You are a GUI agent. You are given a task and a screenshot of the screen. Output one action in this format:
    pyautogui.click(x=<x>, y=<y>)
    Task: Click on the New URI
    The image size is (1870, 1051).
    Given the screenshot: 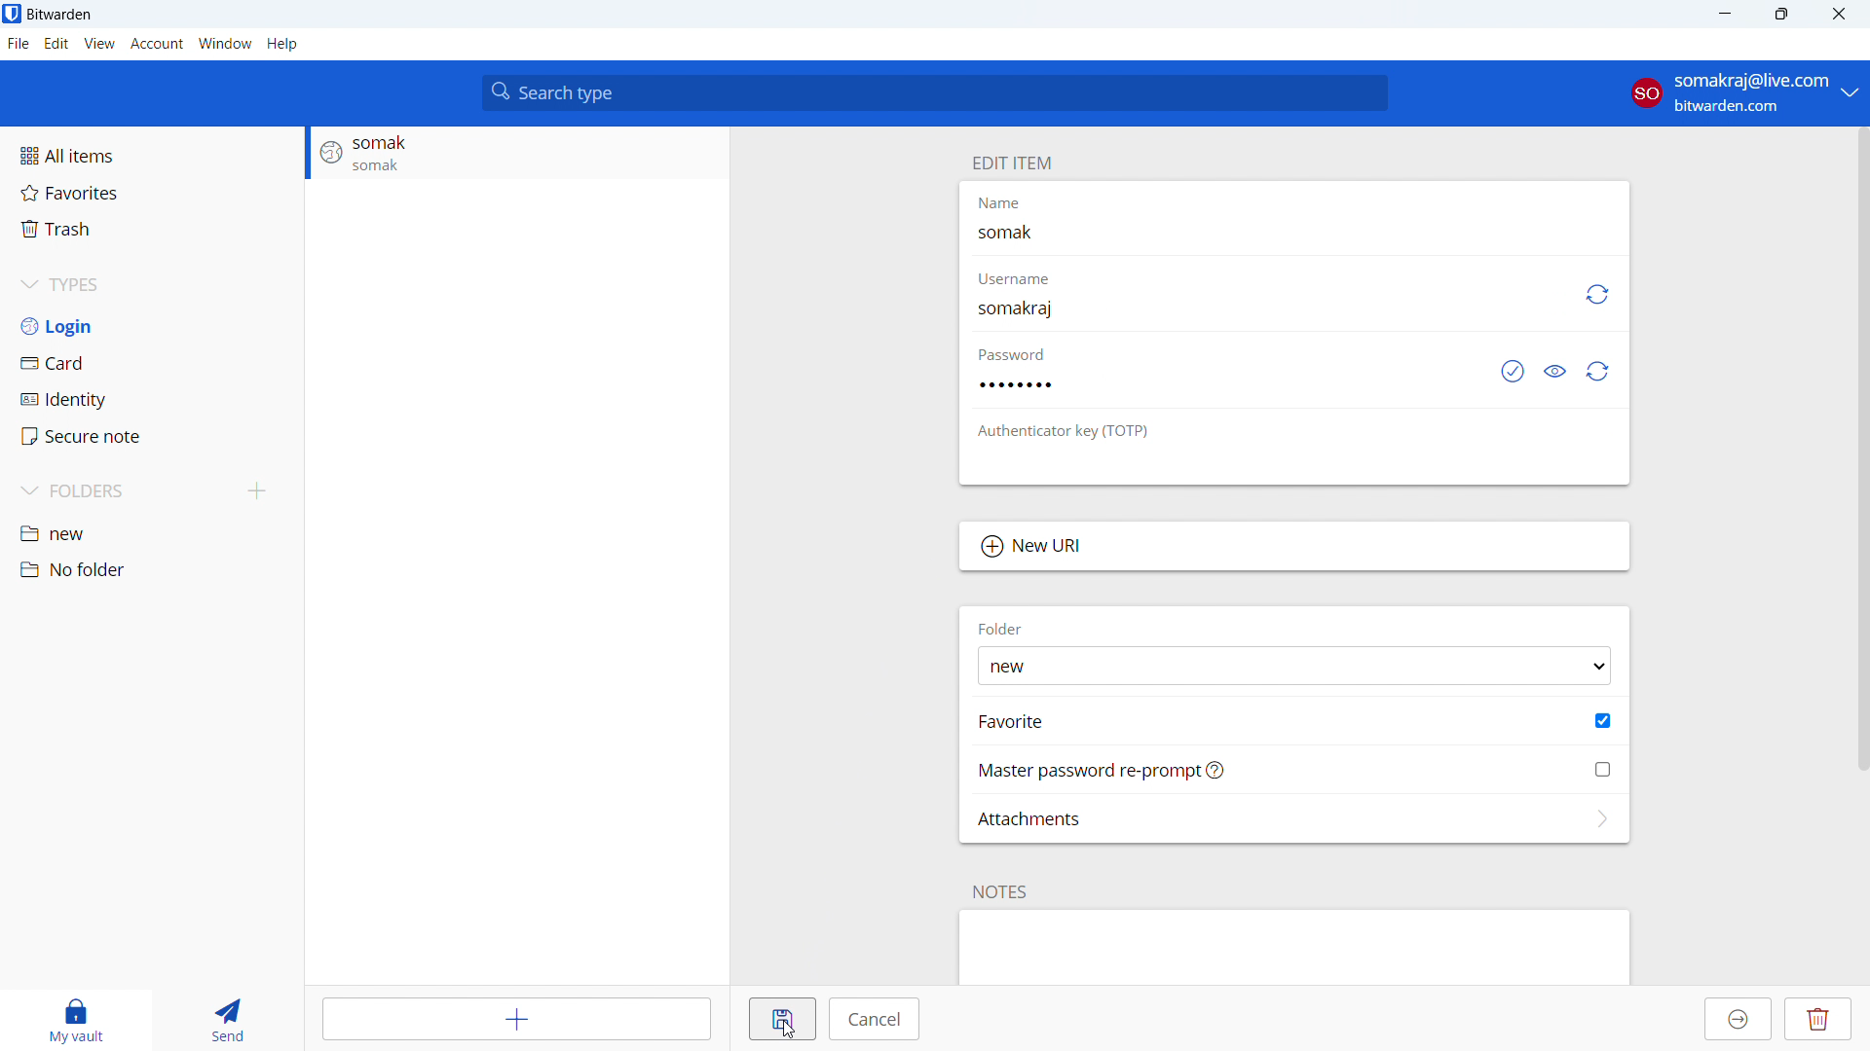 What is the action you would take?
    pyautogui.click(x=1294, y=547)
    